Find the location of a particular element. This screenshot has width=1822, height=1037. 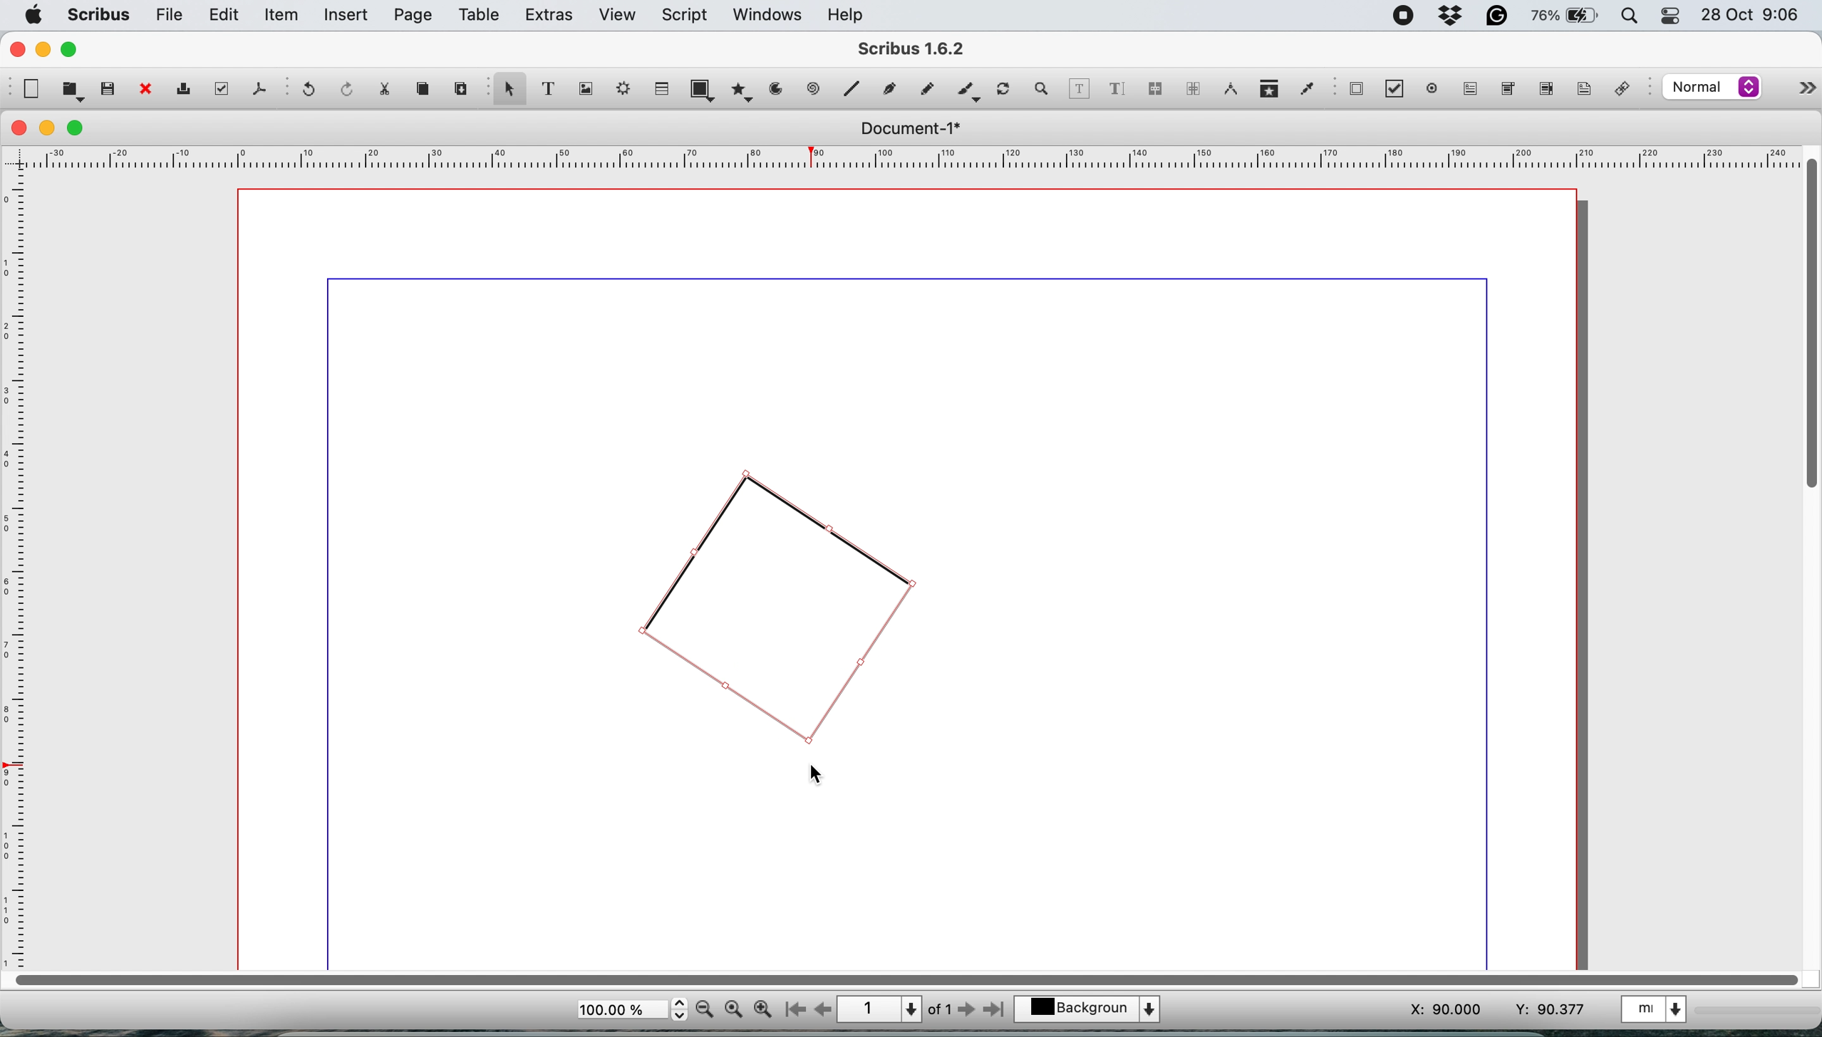

battery is located at coordinates (1562, 17).